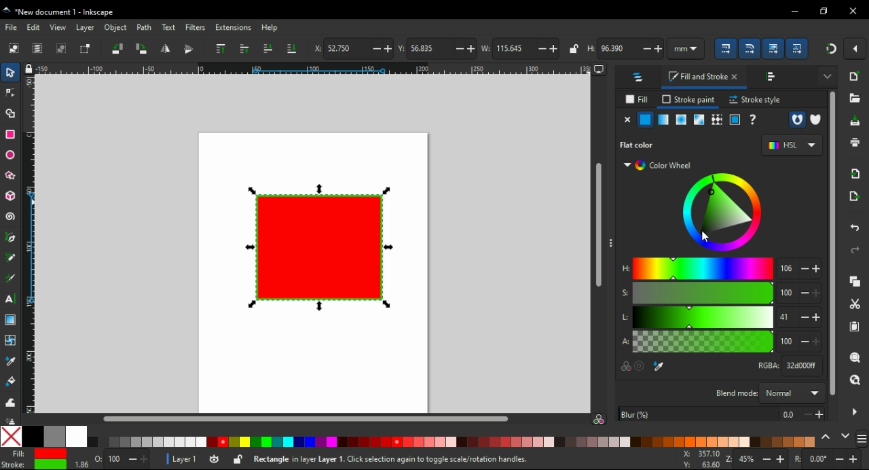 This screenshot has height=470, width=869. I want to click on zoom in/zoom out, so click(728, 459).